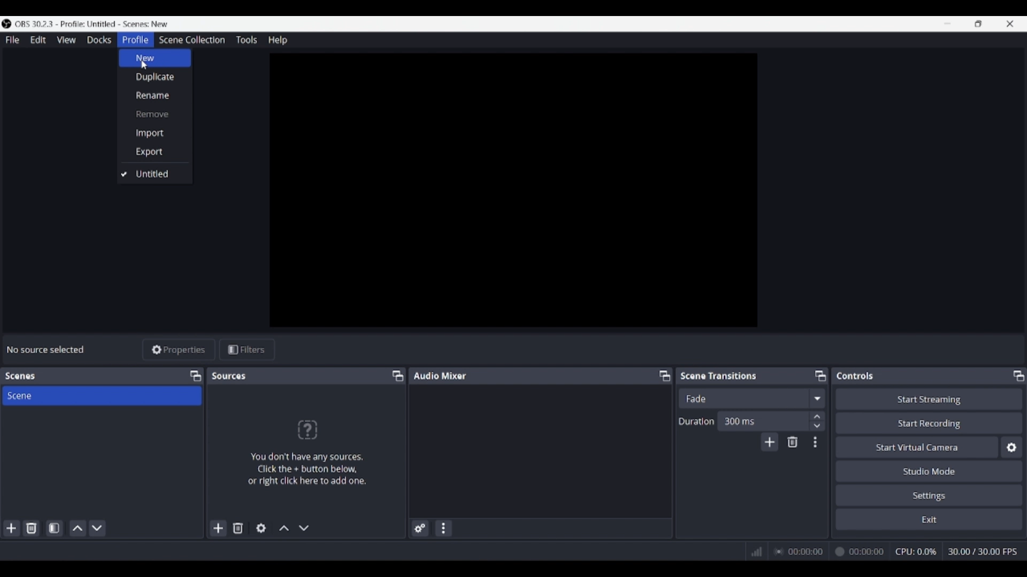  Describe the element at coordinates (191, 40) in the screenshot. I see `Scene collection menu` at that location.